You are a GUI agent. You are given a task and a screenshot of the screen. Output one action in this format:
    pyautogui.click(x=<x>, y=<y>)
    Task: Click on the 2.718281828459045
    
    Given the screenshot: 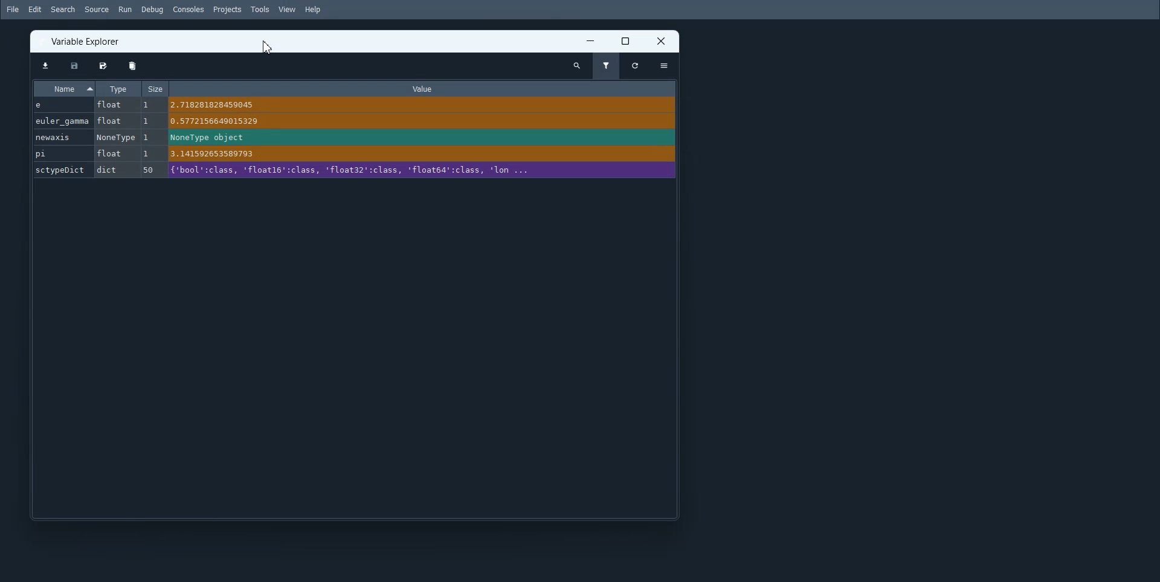 What is the action you would take?
    pyautogui.click(x=214, y=104)
    